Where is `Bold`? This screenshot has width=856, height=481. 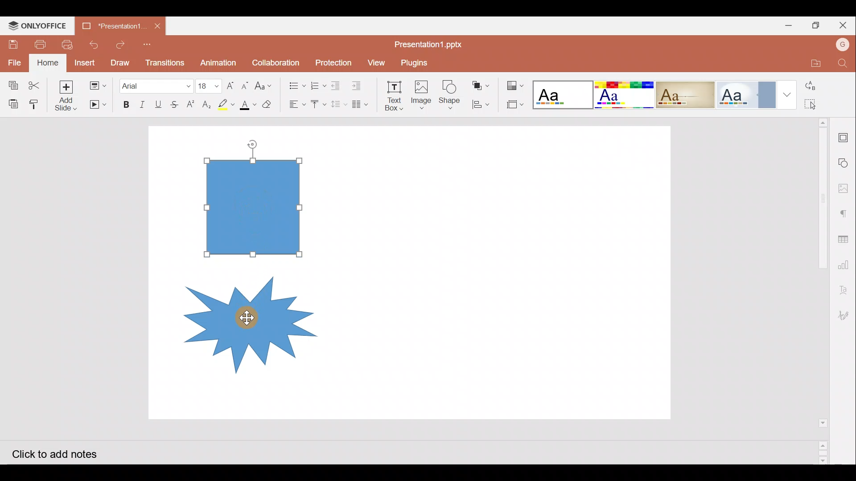 Bold is located at coordinates (125, 103).